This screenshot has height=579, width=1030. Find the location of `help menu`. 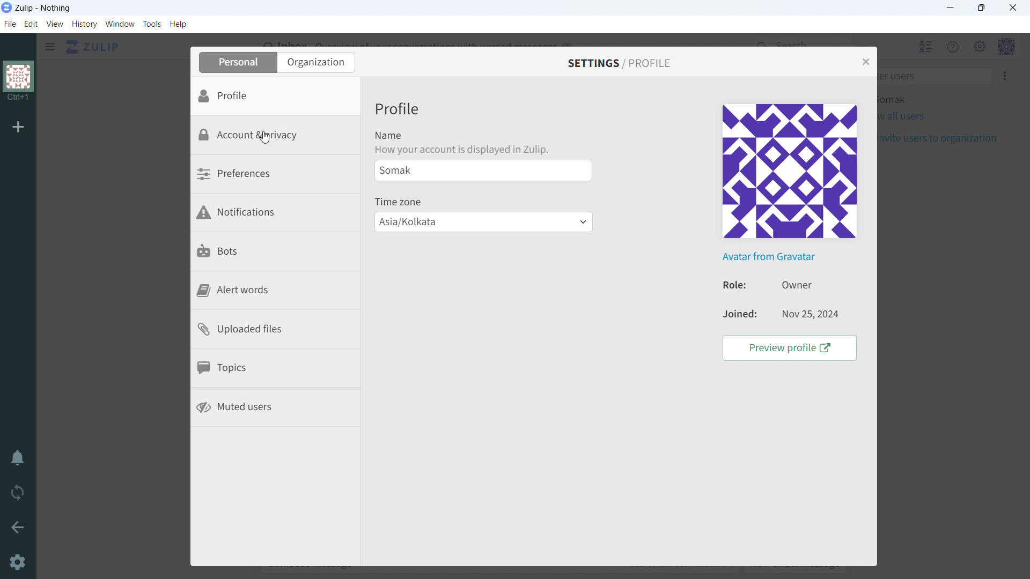

help menu is located at coordinates (953, 47).